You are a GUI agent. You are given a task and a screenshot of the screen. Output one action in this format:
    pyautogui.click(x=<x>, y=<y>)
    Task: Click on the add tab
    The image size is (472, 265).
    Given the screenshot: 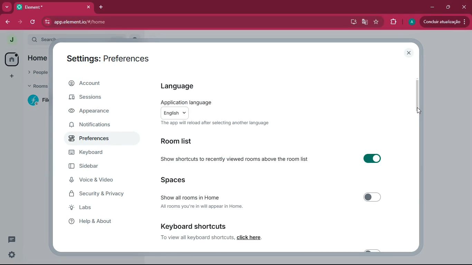 What is the action you would take?
    pyautogui.click(x=100, y=7)
    